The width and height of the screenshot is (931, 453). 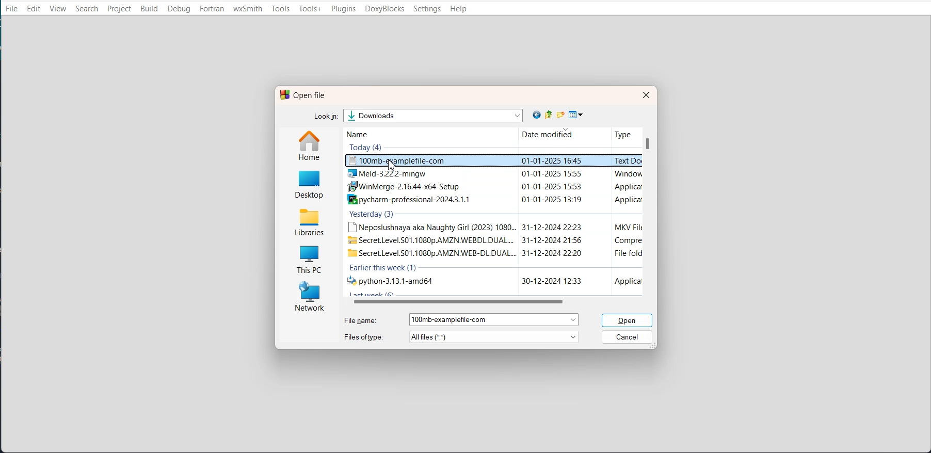 What do you see at coordinates (628, 336) in the screenshot?
I see `Cancel` at bounding box center [628, 336].